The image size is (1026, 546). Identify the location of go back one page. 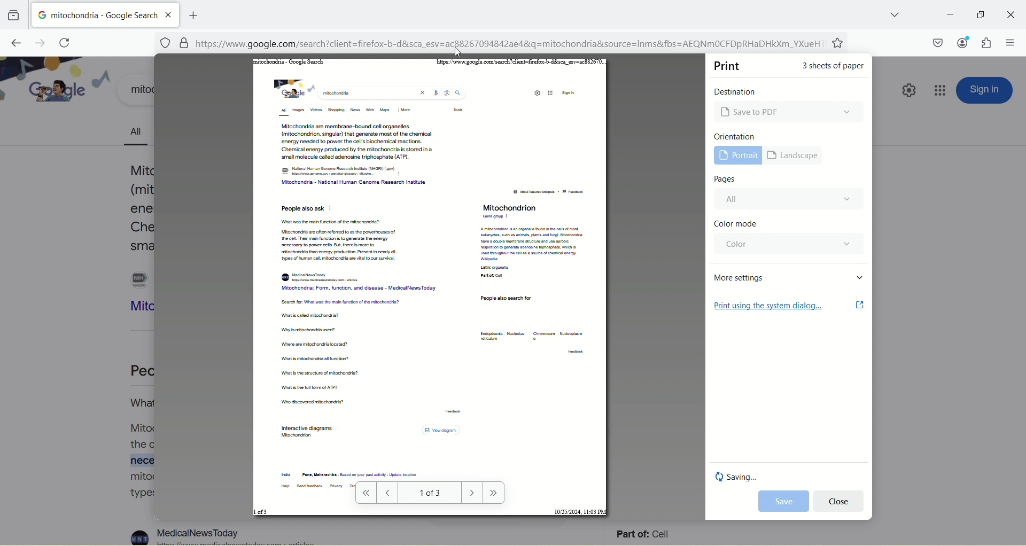
(14, 42).